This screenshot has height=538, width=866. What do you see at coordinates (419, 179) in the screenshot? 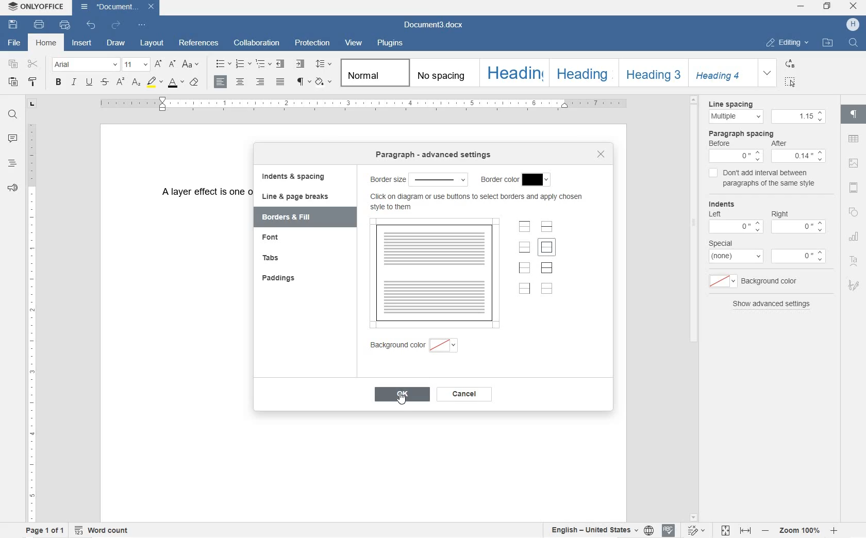
I see `border size` at bounding box center [419, 179].